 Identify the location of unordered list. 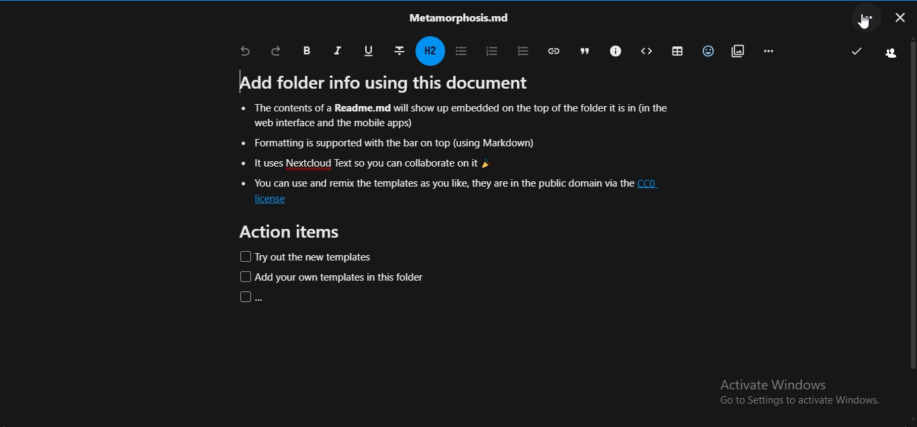
(462, 50).